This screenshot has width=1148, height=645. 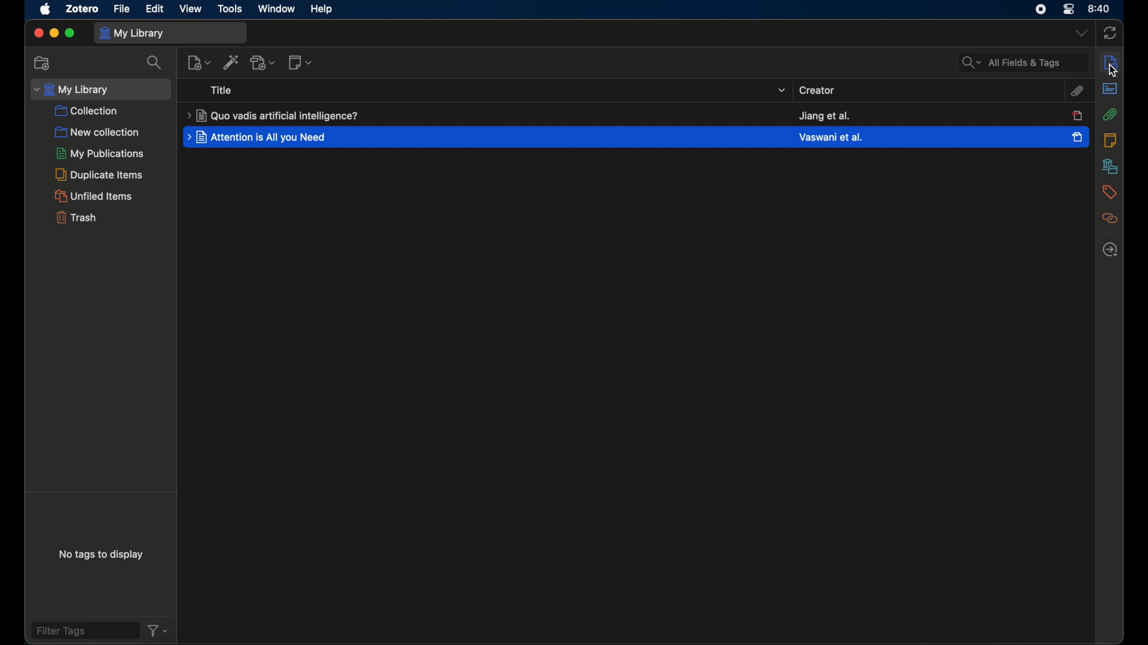 What do you see at coordinates (1077, 137) in the screenshot?
I see `item selected` at bounding box center [1077, 137].